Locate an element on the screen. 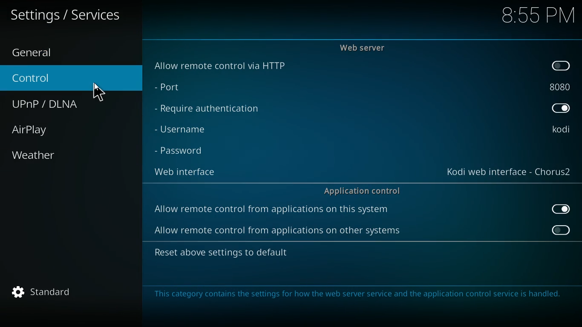 This screenshot has height=327, width=582. reset is located at coordinates (233, 253).